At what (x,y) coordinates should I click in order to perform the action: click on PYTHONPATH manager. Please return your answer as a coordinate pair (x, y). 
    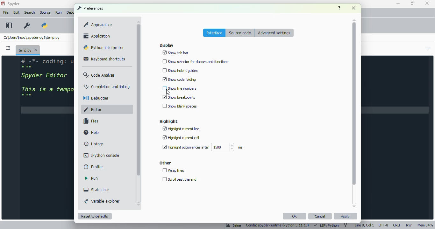
    Looking at the image, I should click on (47, 23).